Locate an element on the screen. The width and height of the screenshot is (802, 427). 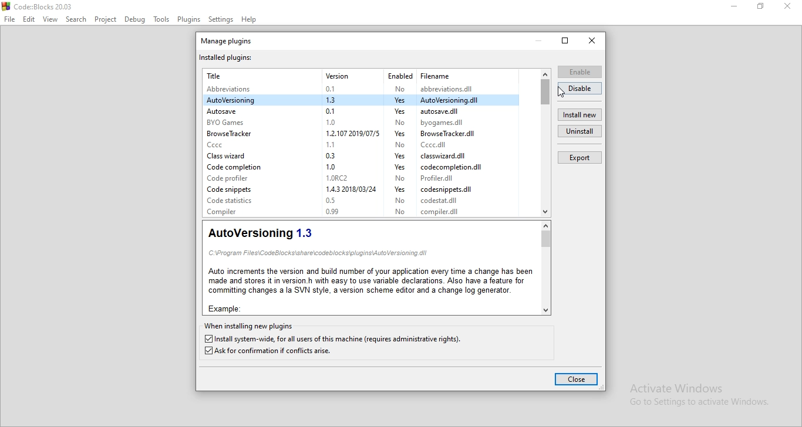
when installing new plugins is located at coordinates (251, 326).